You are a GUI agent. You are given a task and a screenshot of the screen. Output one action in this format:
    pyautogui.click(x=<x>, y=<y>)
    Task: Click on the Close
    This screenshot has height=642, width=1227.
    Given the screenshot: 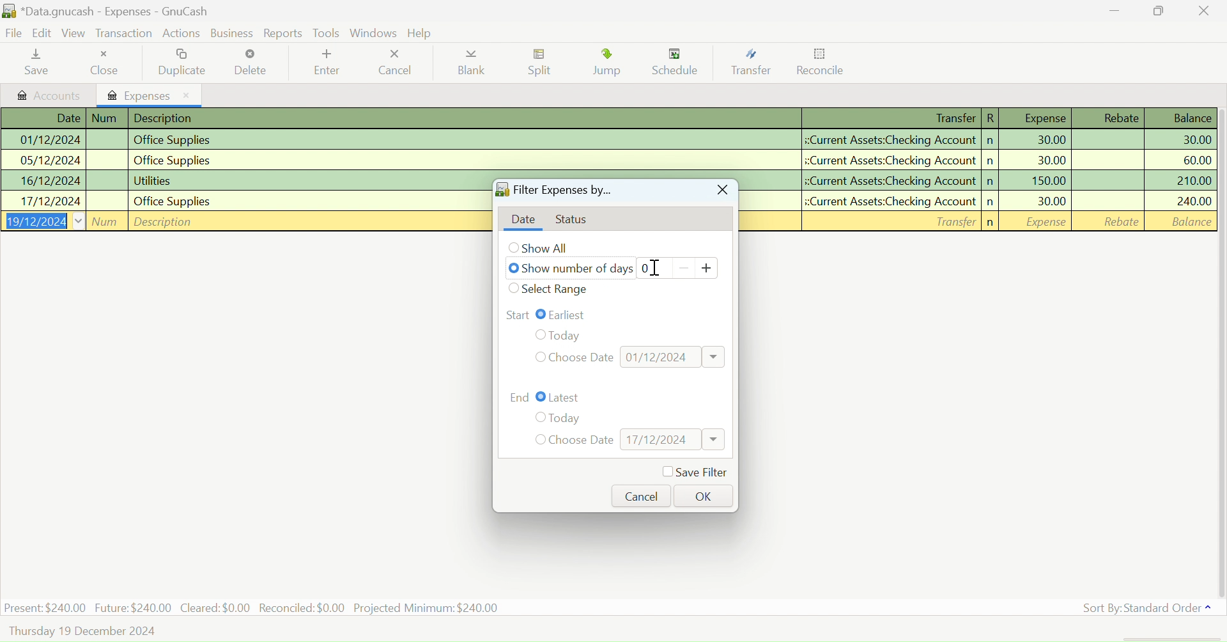 What is the action you would take?
    pyautogui.click(x=108, y=63)
    